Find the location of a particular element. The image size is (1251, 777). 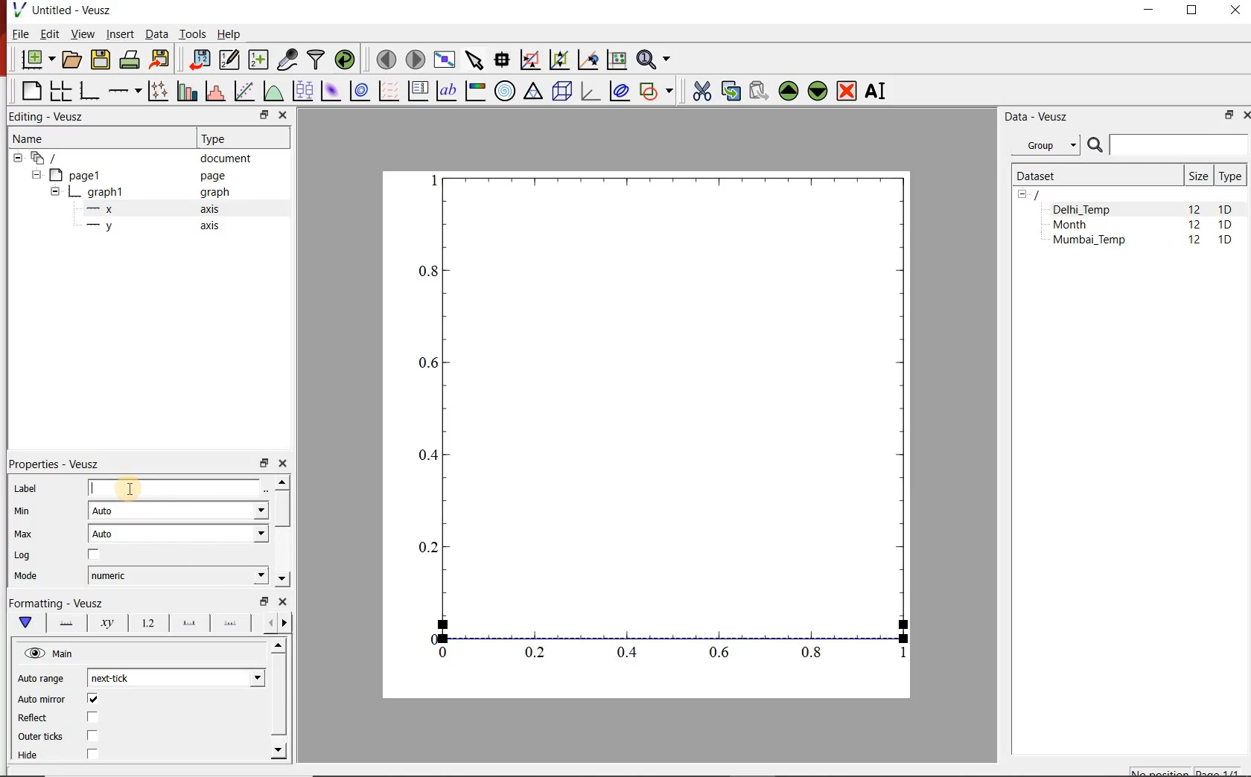

plot a 2d dataset as an image is located at coordinates (332, 91).